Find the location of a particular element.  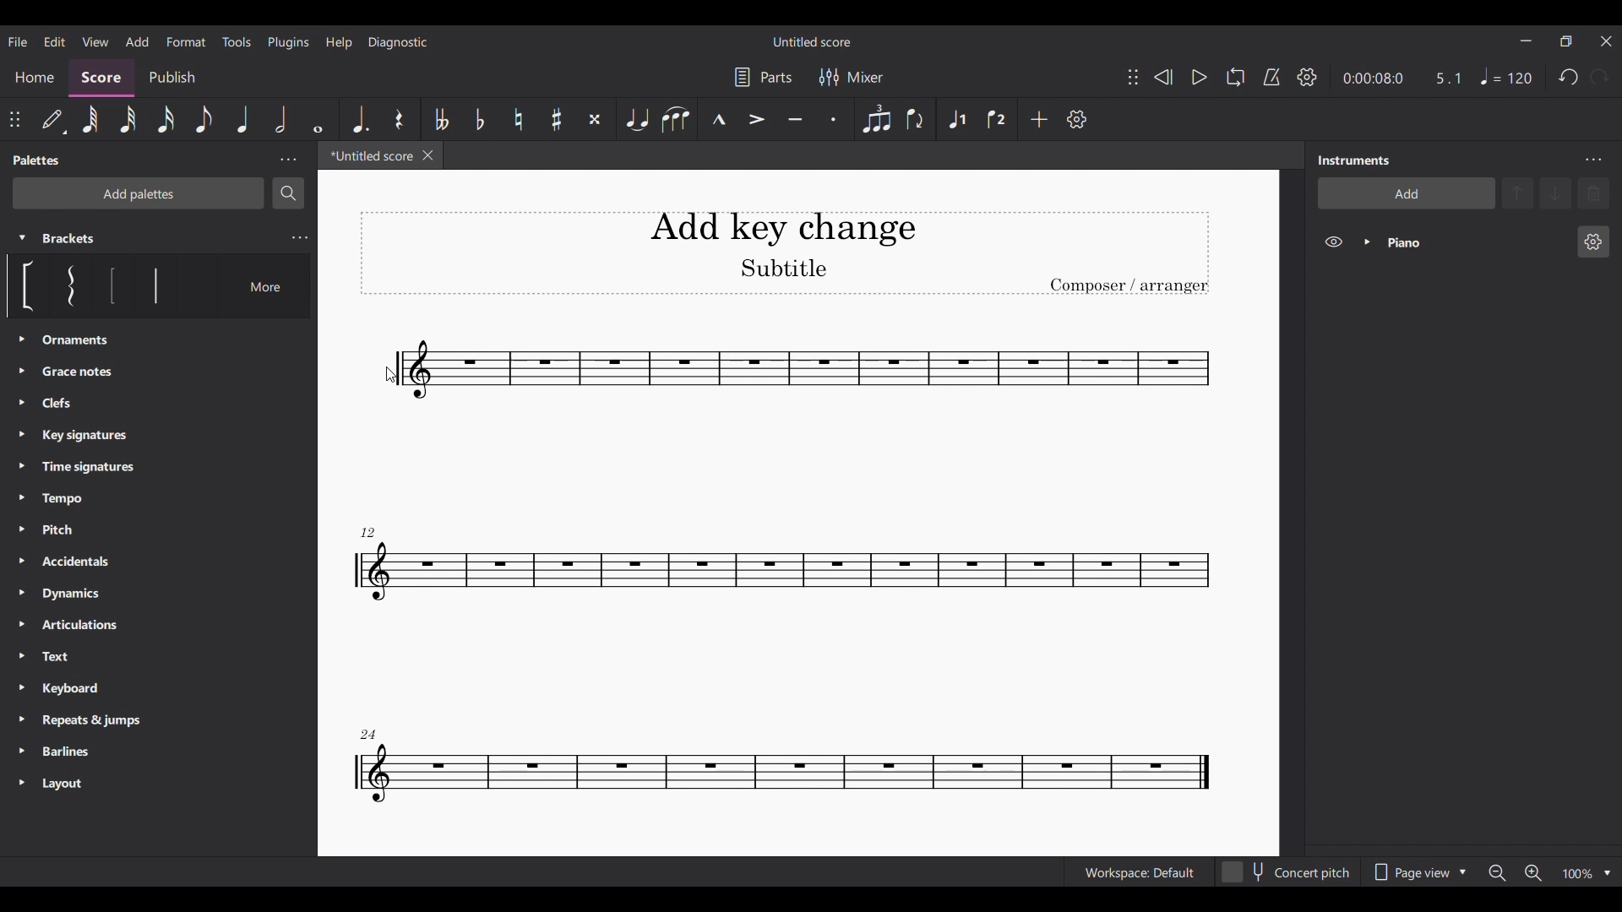

Score section, highlighted is located at coordinates (101, 78).